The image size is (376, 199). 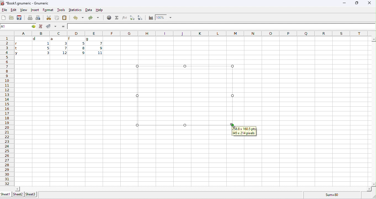 I want to click on redo, so click(x=94, y=17).